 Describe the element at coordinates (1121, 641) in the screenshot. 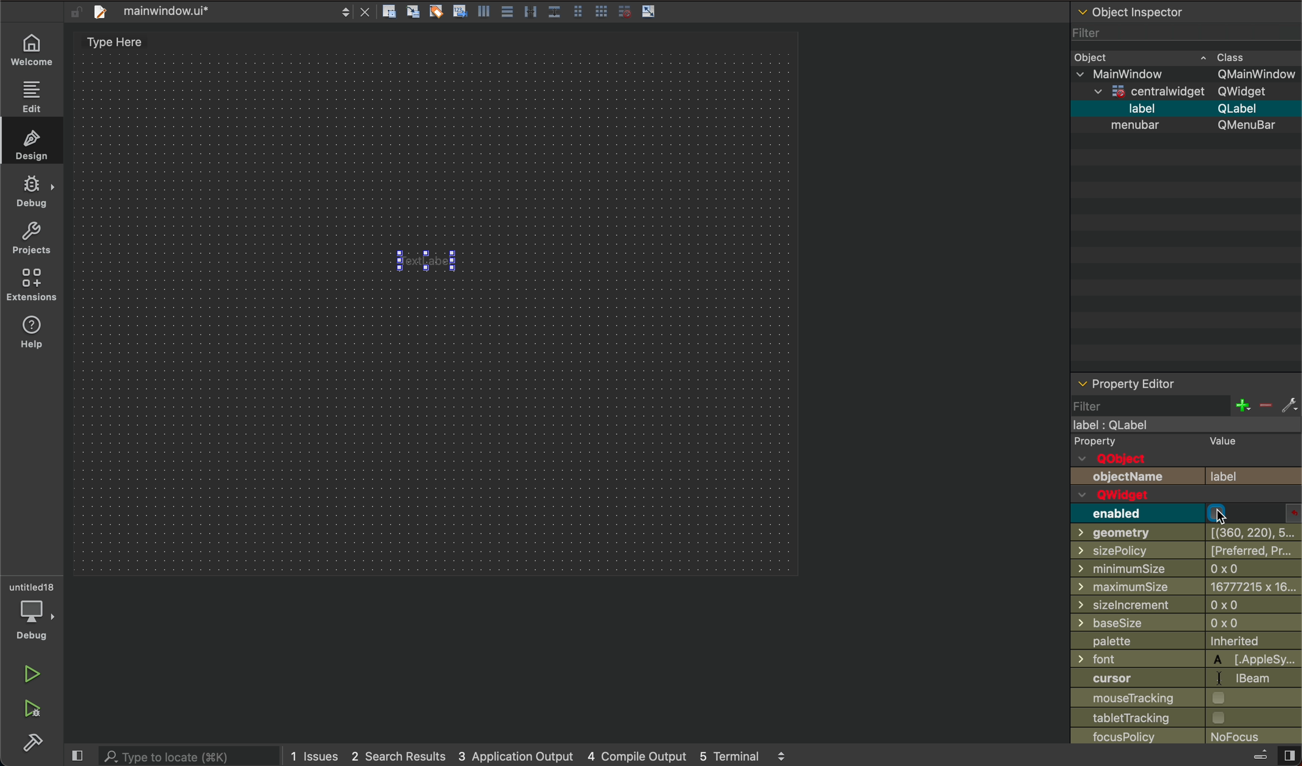

I see `palette` at that location.